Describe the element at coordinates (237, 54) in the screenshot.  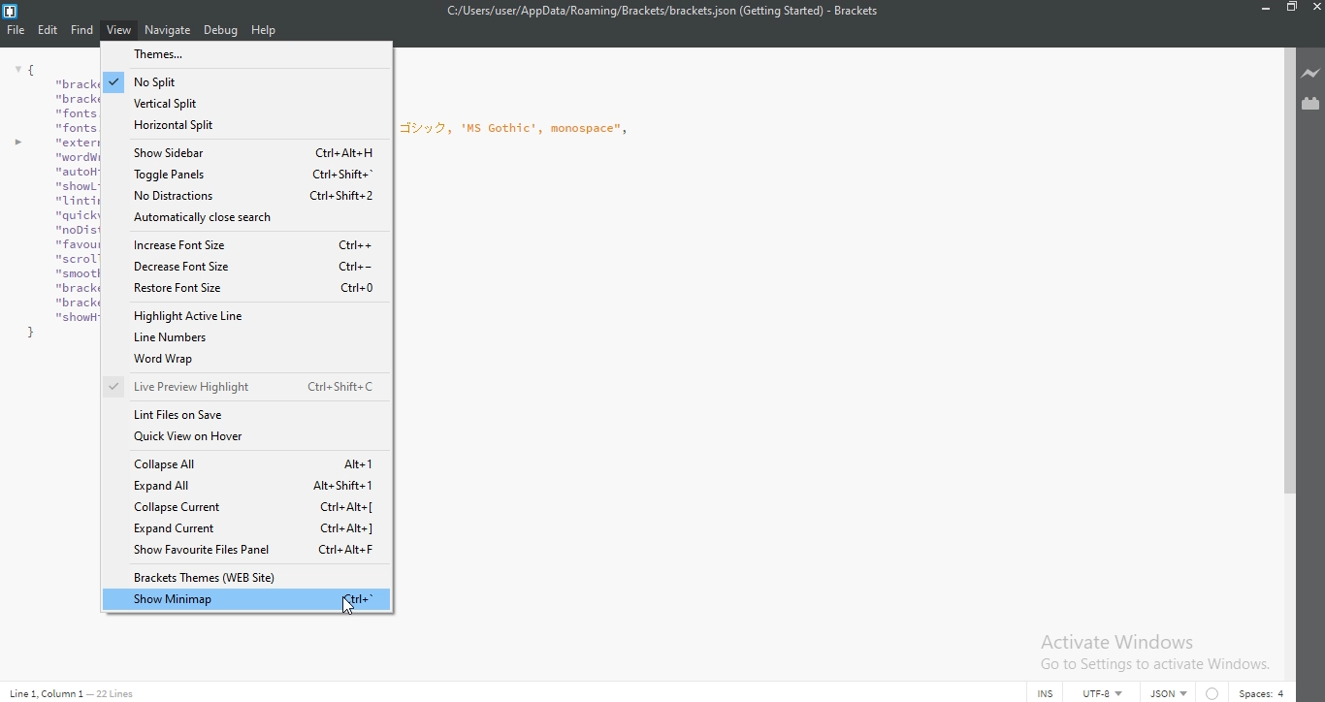
I see `themes` at that location.